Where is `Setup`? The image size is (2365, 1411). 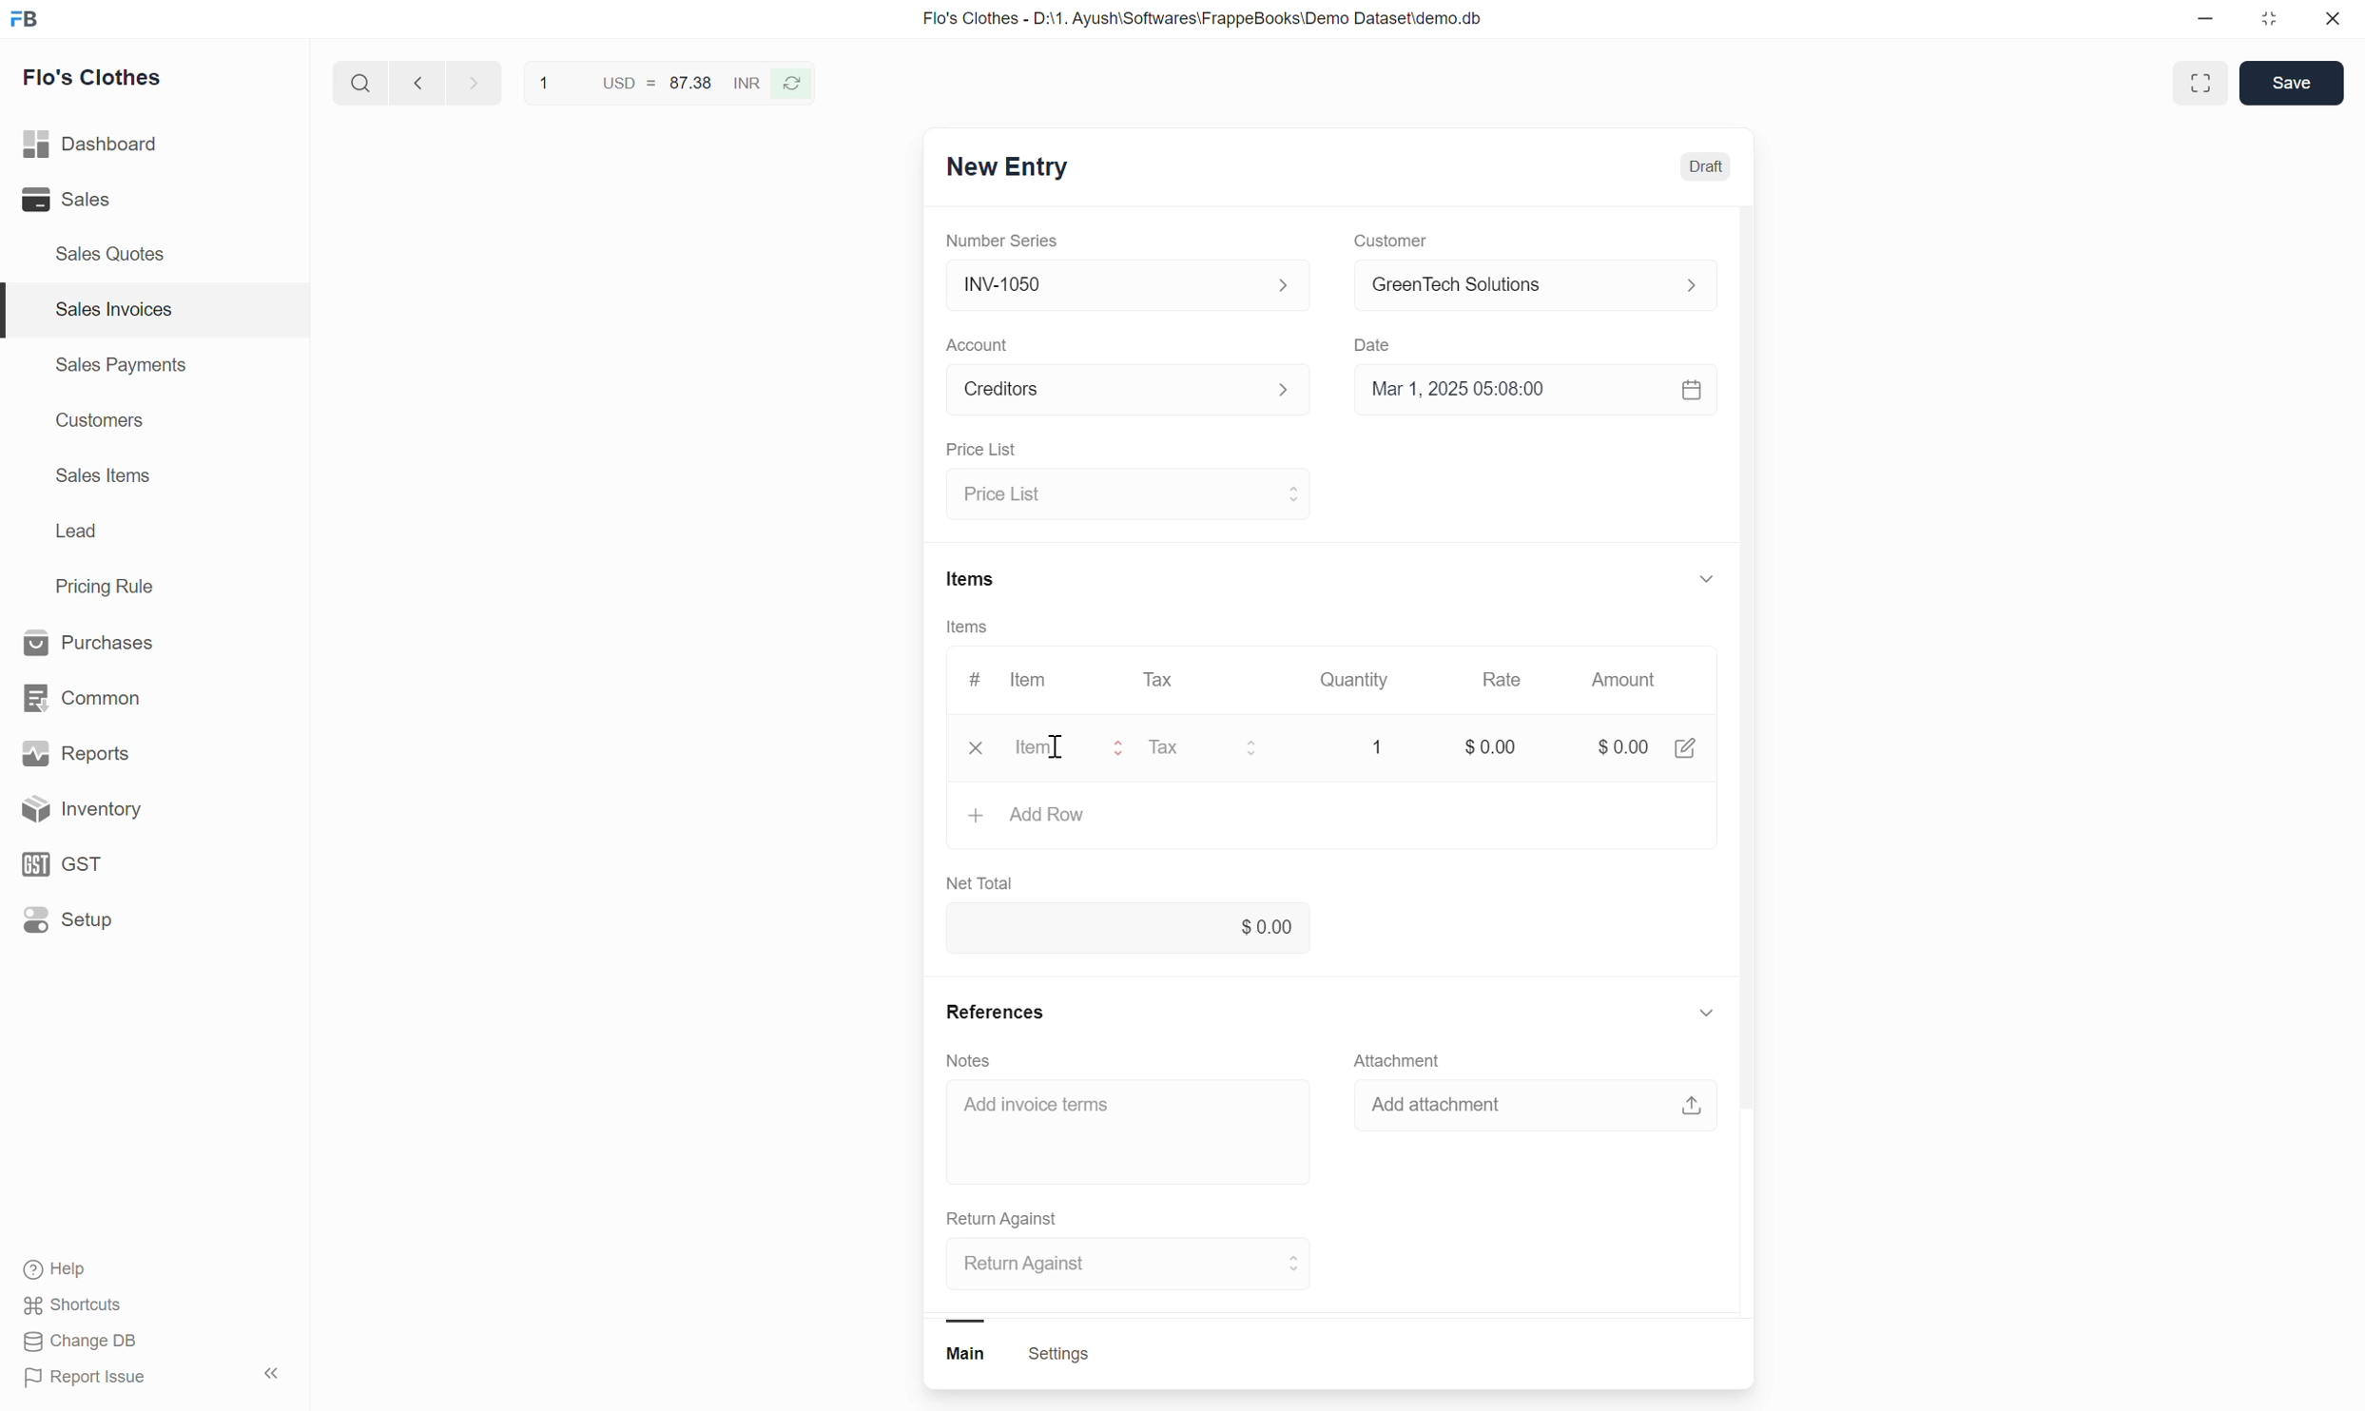 Setup is located at coordinates (137, 926).